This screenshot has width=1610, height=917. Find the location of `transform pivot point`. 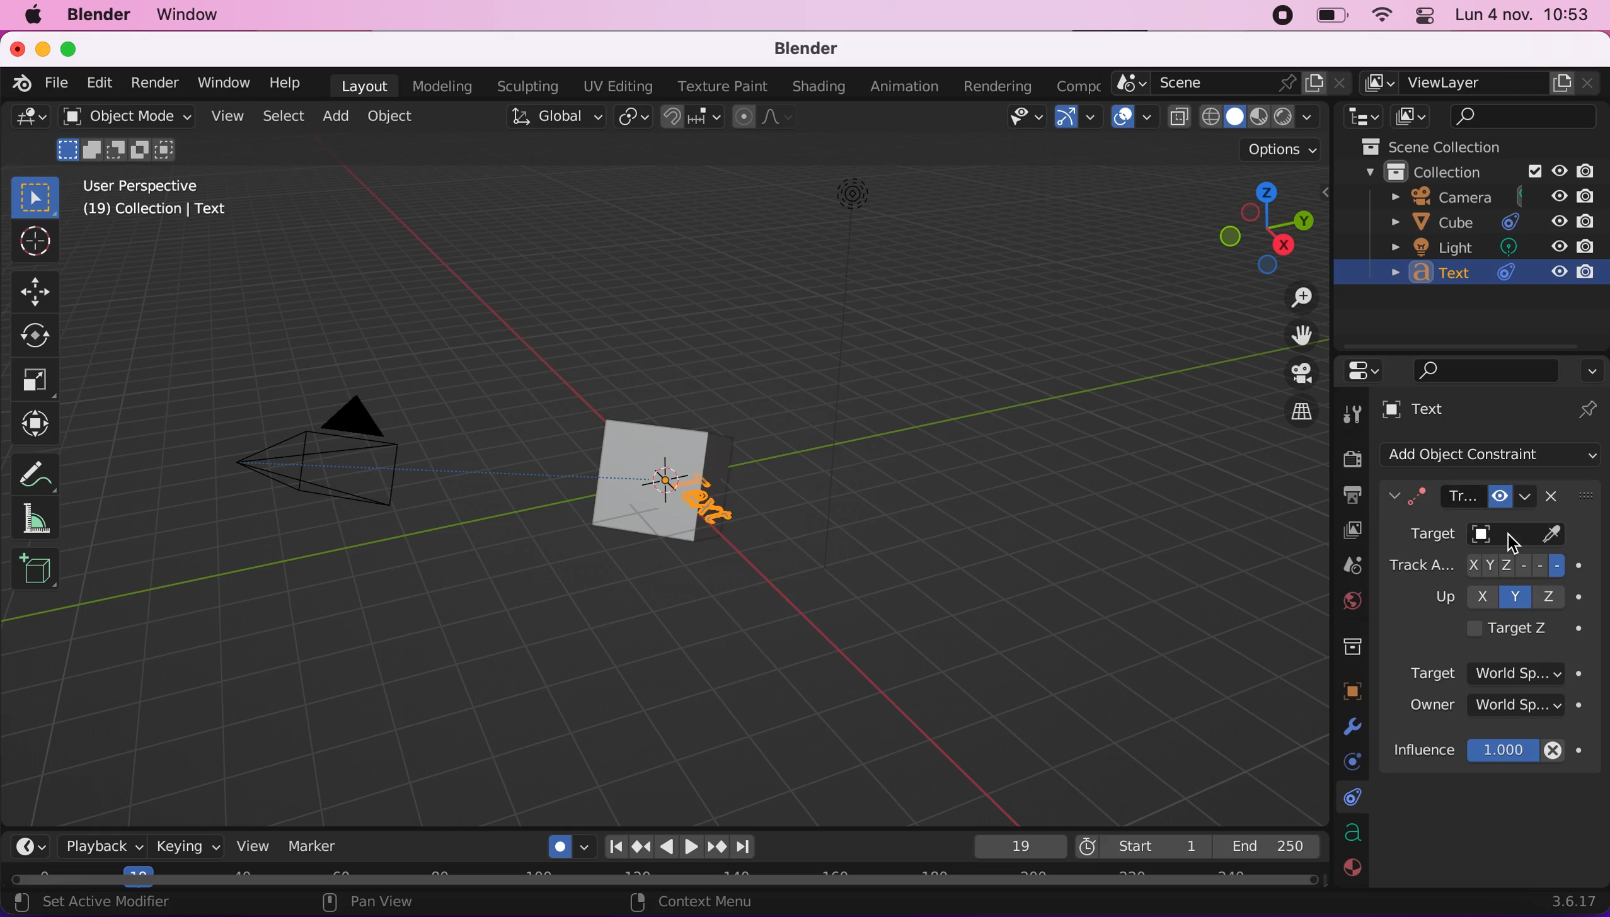

transform pivot point is located at coordinates (632, 117).